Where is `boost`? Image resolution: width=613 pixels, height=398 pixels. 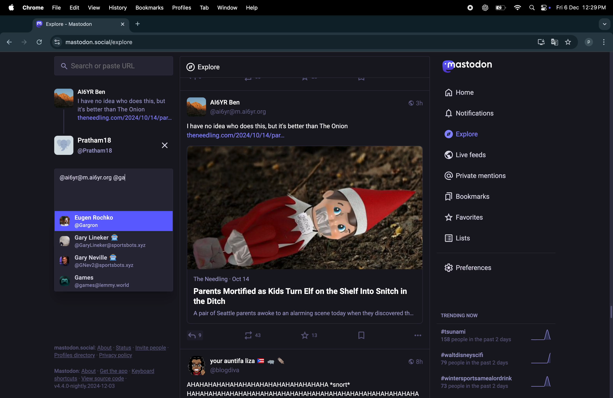 boost is located at coordinates (250, 335).